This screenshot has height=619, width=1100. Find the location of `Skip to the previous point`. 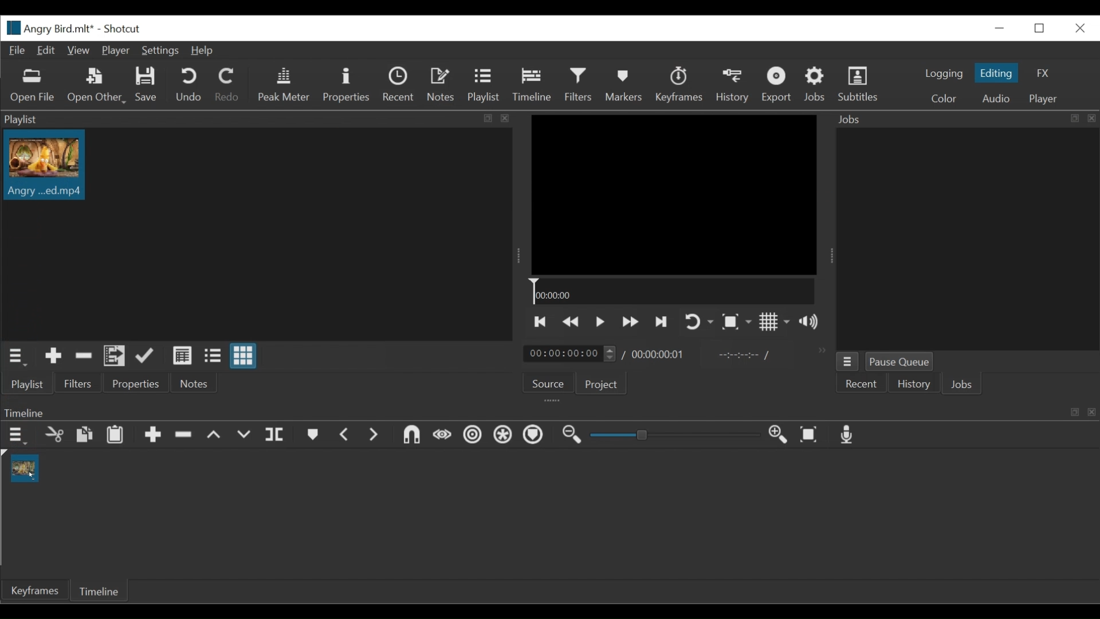

Skip to the previous point is located at coordinates (542, 323).